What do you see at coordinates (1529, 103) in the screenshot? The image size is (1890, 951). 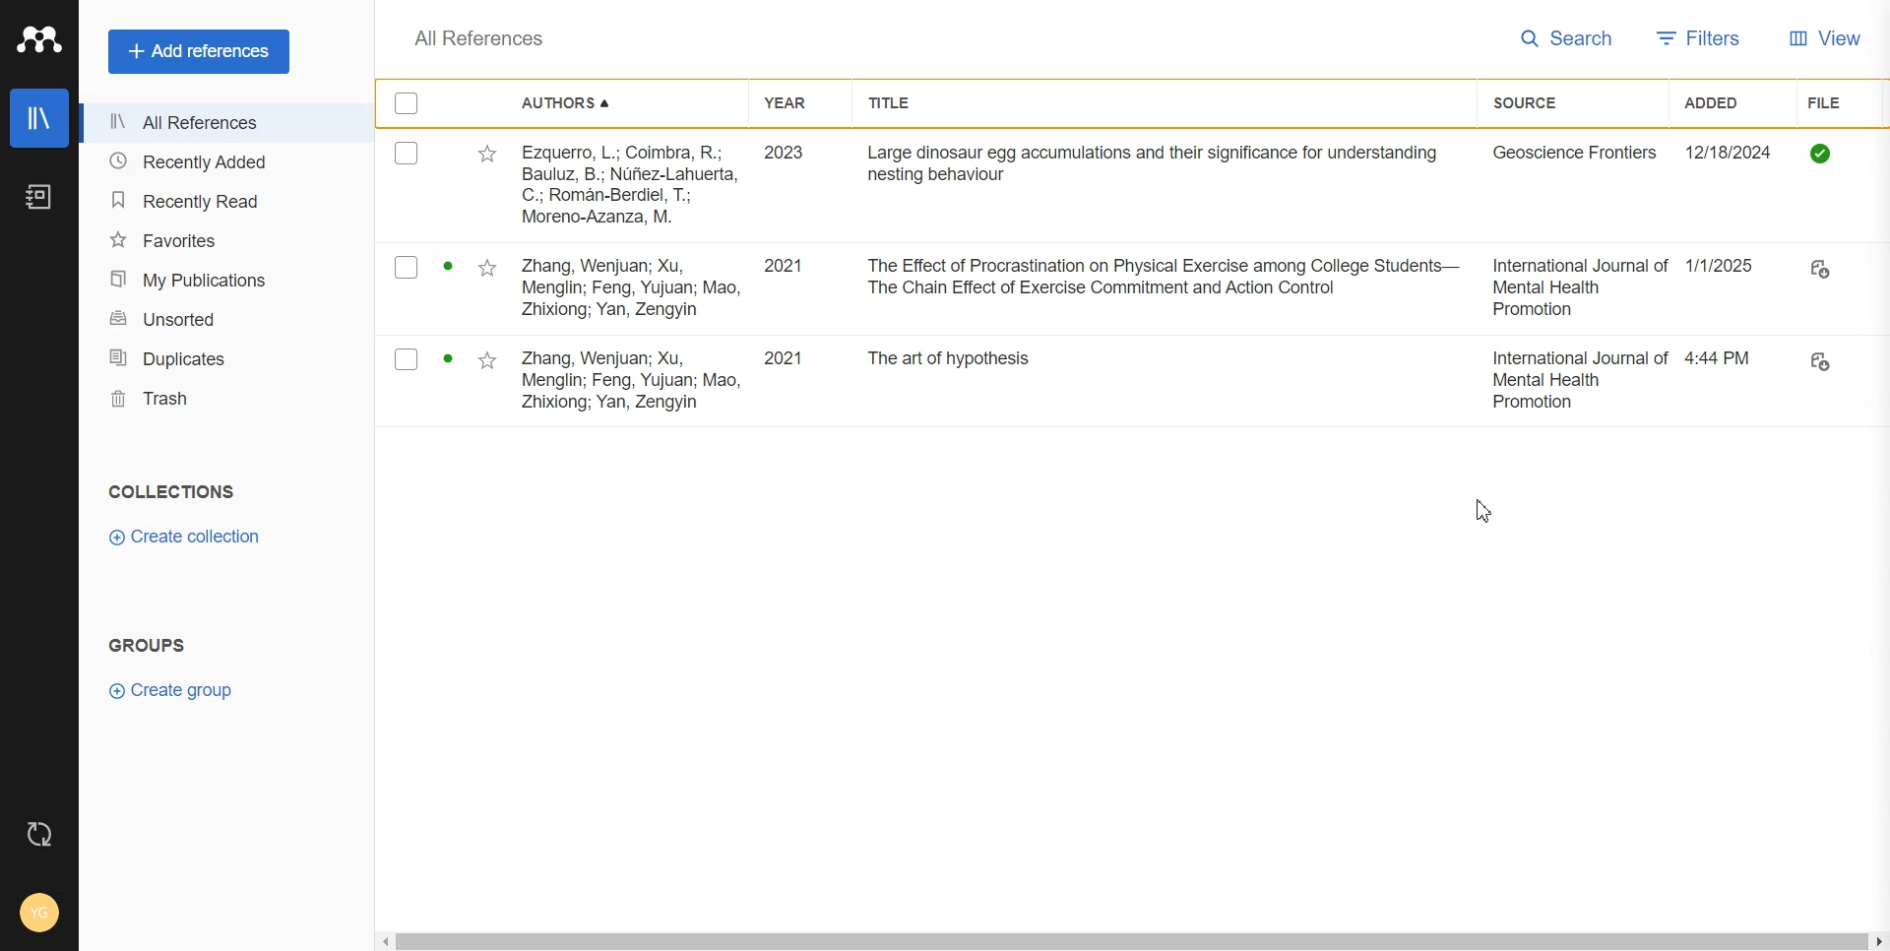 I see `Source` at bounding box center [1529, 103].